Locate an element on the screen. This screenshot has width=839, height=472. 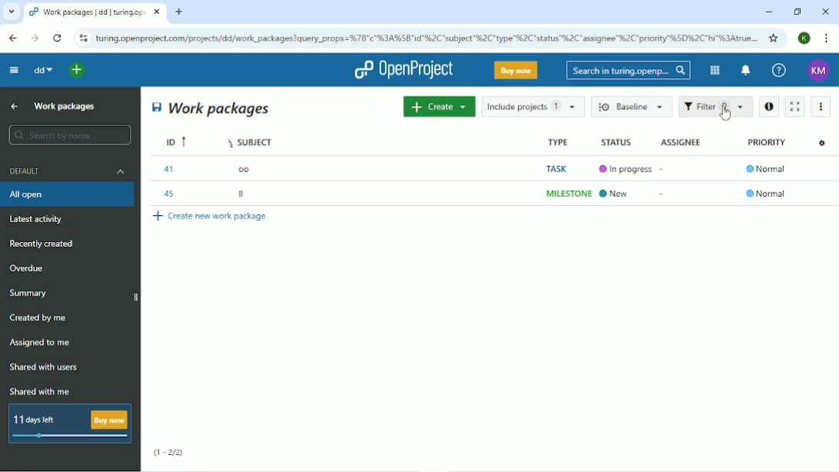
View site information is located at coordinates (83, 38).